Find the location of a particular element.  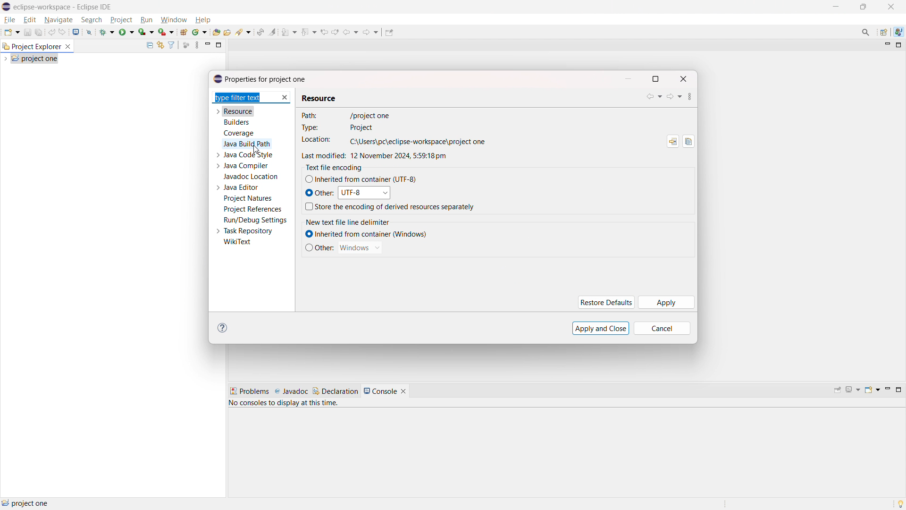

show in system explorer is located at coordinates (672, 142).